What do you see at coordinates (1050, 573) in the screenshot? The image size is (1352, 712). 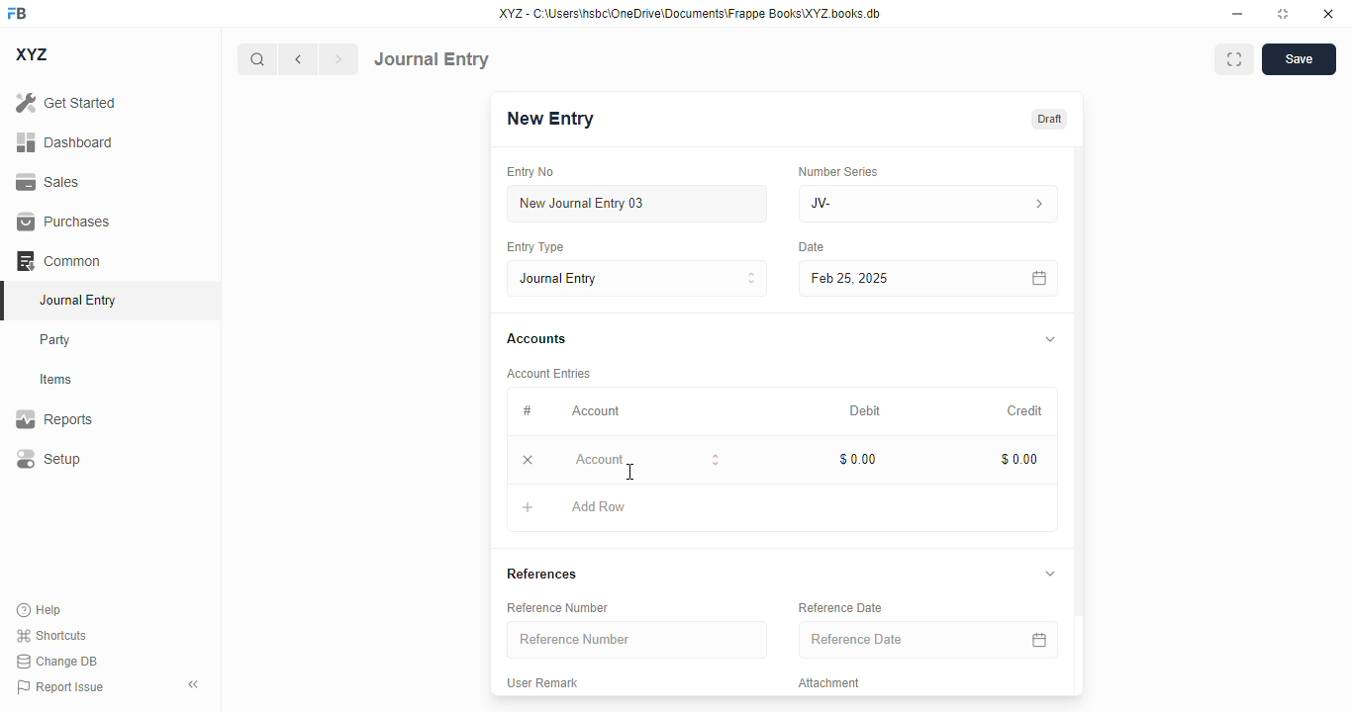 I see `toggle expand/collapse` at bounding box center [1050, 573].